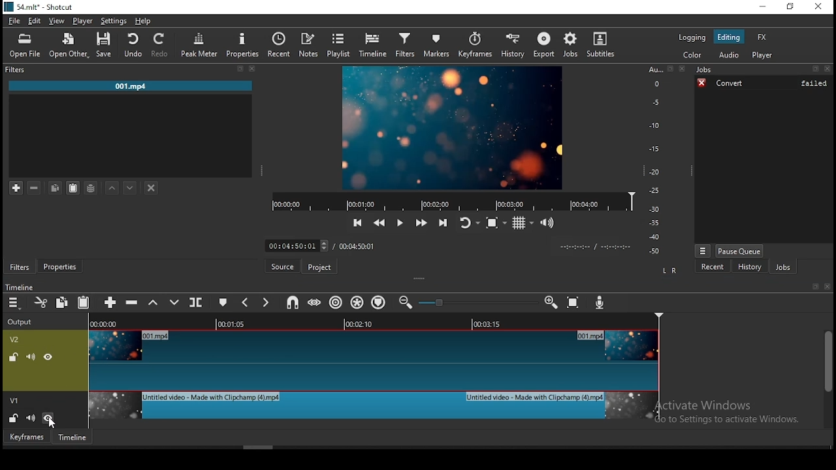 Image resolution: width=836 pixels, height=470 pixels. I want to click on move filter down, so click(130, 186).